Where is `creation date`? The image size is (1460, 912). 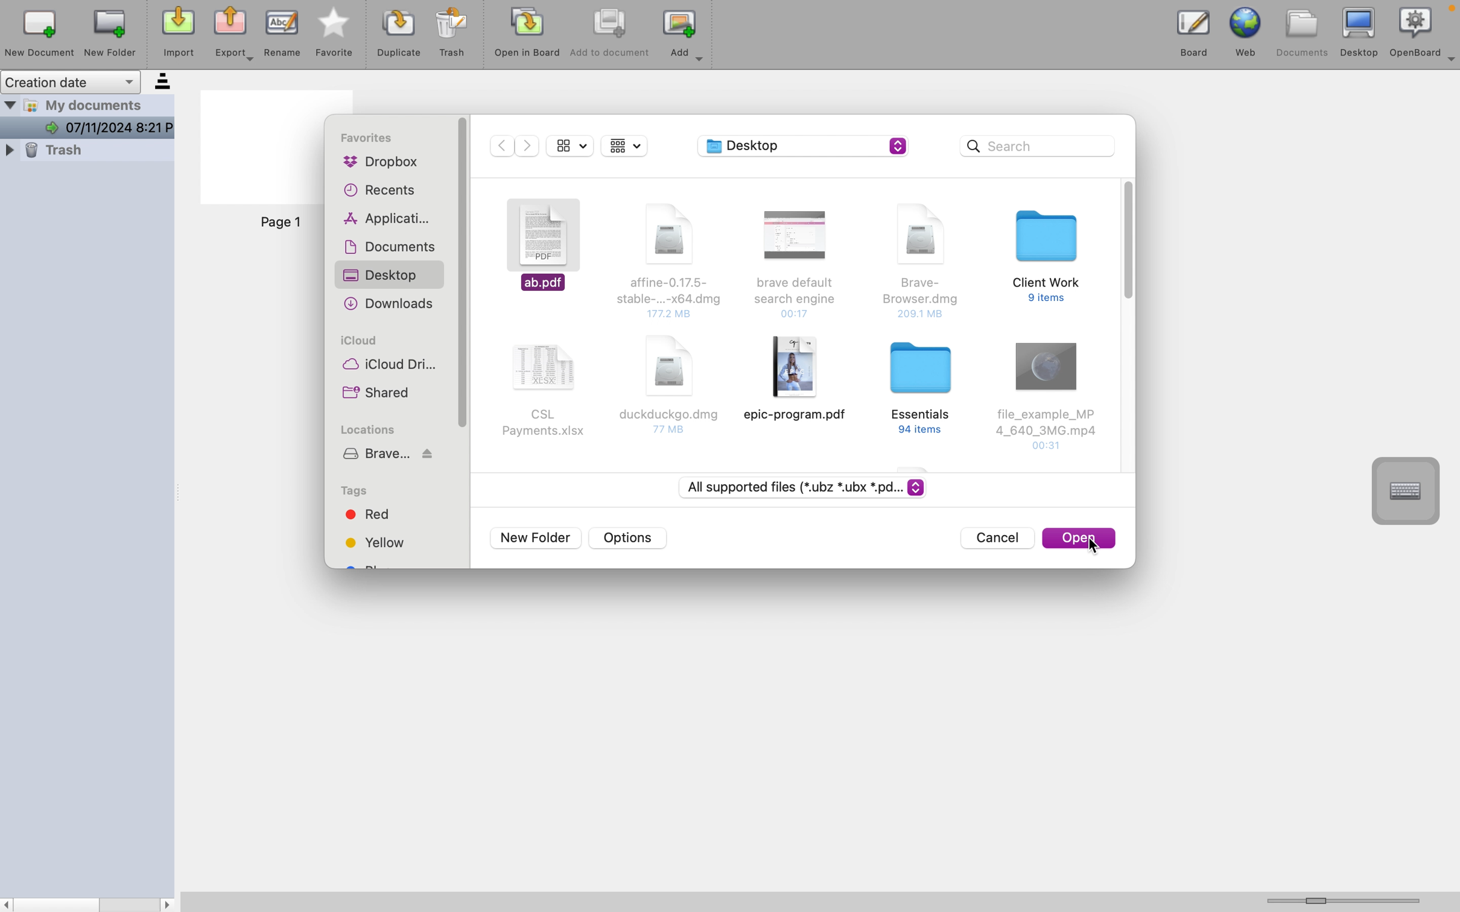 creation date is located at coordinates (89, 81).